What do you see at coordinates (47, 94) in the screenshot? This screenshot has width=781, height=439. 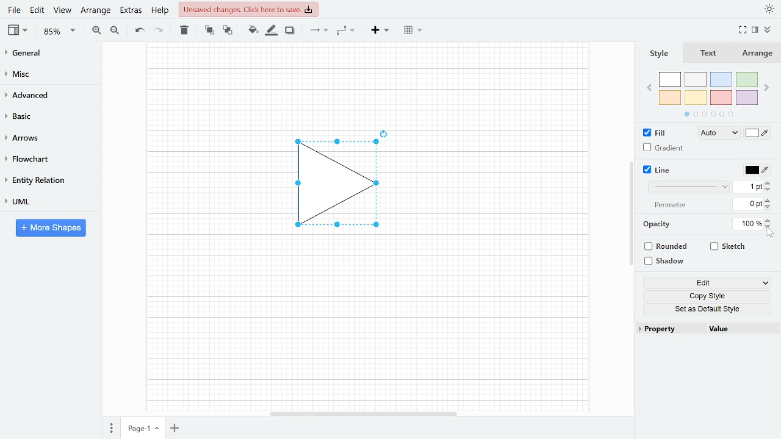 I see `Advanced` at bounding box center [47, 94].